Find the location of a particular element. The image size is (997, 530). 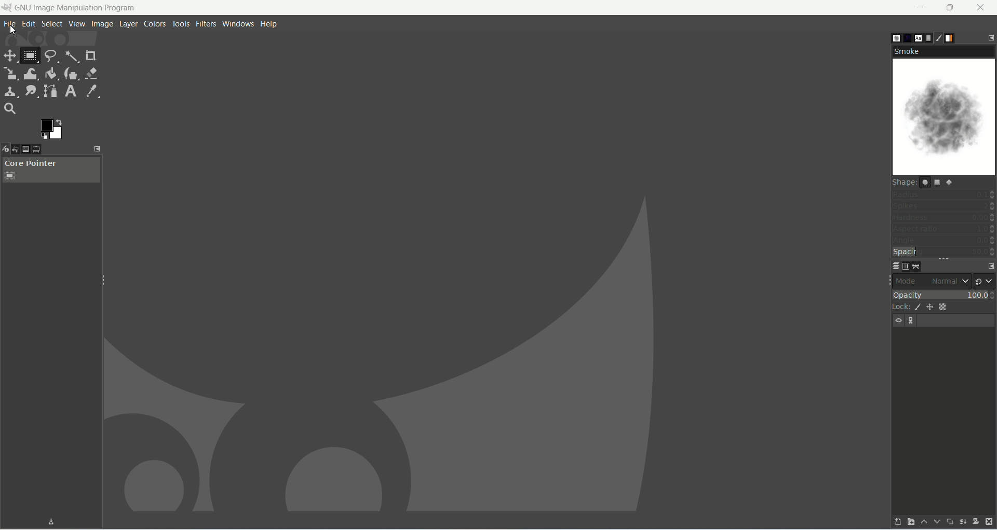

clone tool is located at coordinates (10, 92).